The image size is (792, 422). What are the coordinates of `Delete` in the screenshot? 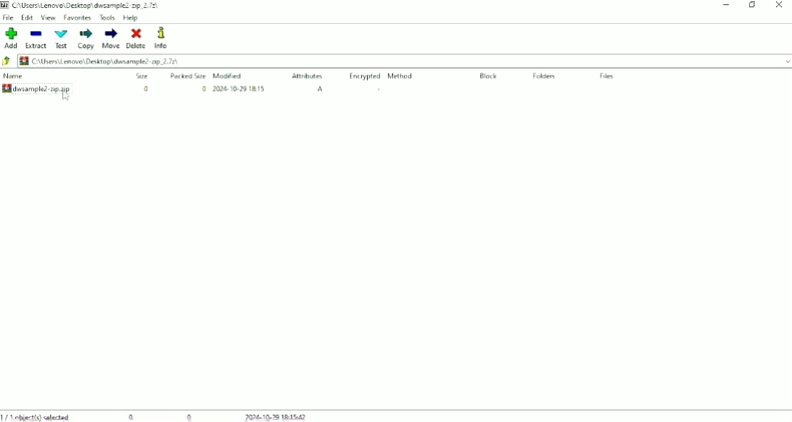 It's located at (136, 38).